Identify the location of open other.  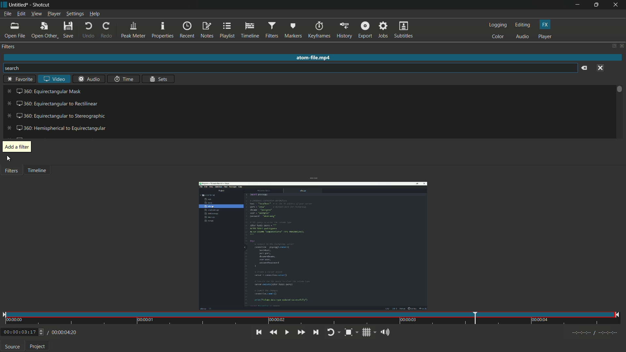
(42, 30).